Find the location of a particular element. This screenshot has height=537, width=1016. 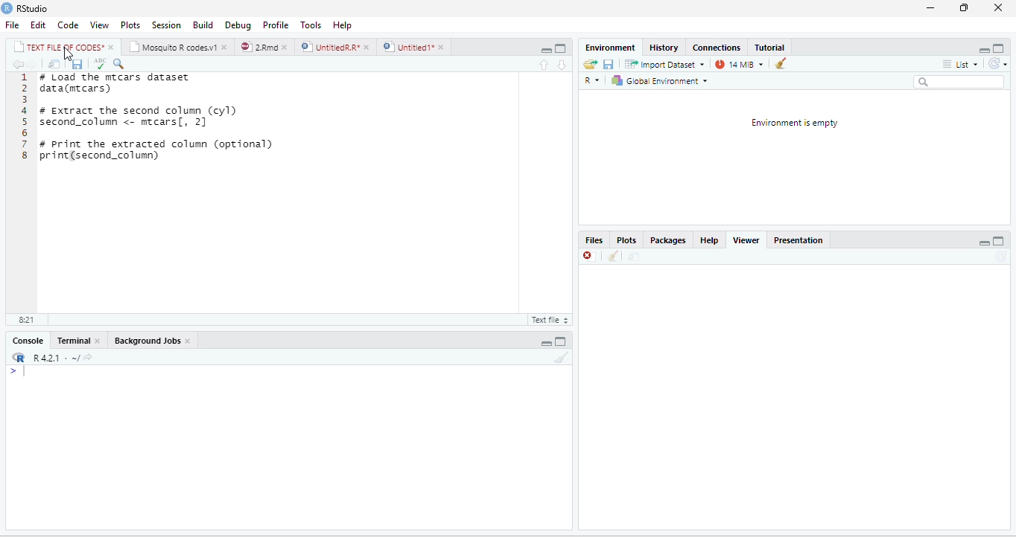

‘Connections is located at coordinates (716, 48).